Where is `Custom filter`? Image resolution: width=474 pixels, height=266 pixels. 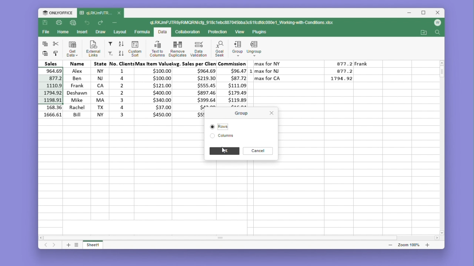
Custom filter is located at coordinates (110, 54).